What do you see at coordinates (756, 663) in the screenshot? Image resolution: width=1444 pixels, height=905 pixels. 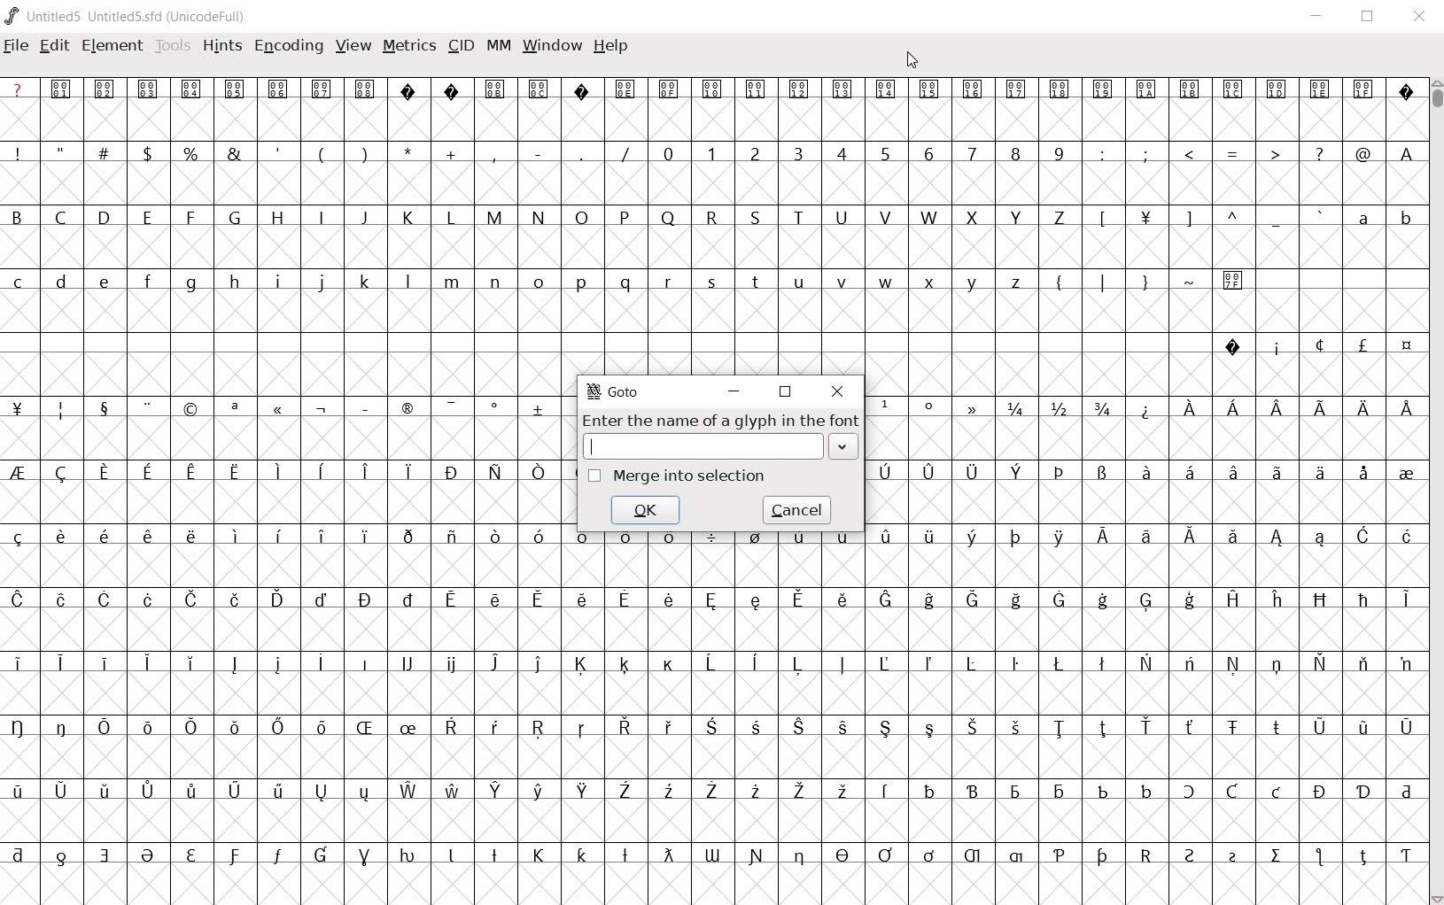 I see `Symbol` at bounding box center [756, 663].